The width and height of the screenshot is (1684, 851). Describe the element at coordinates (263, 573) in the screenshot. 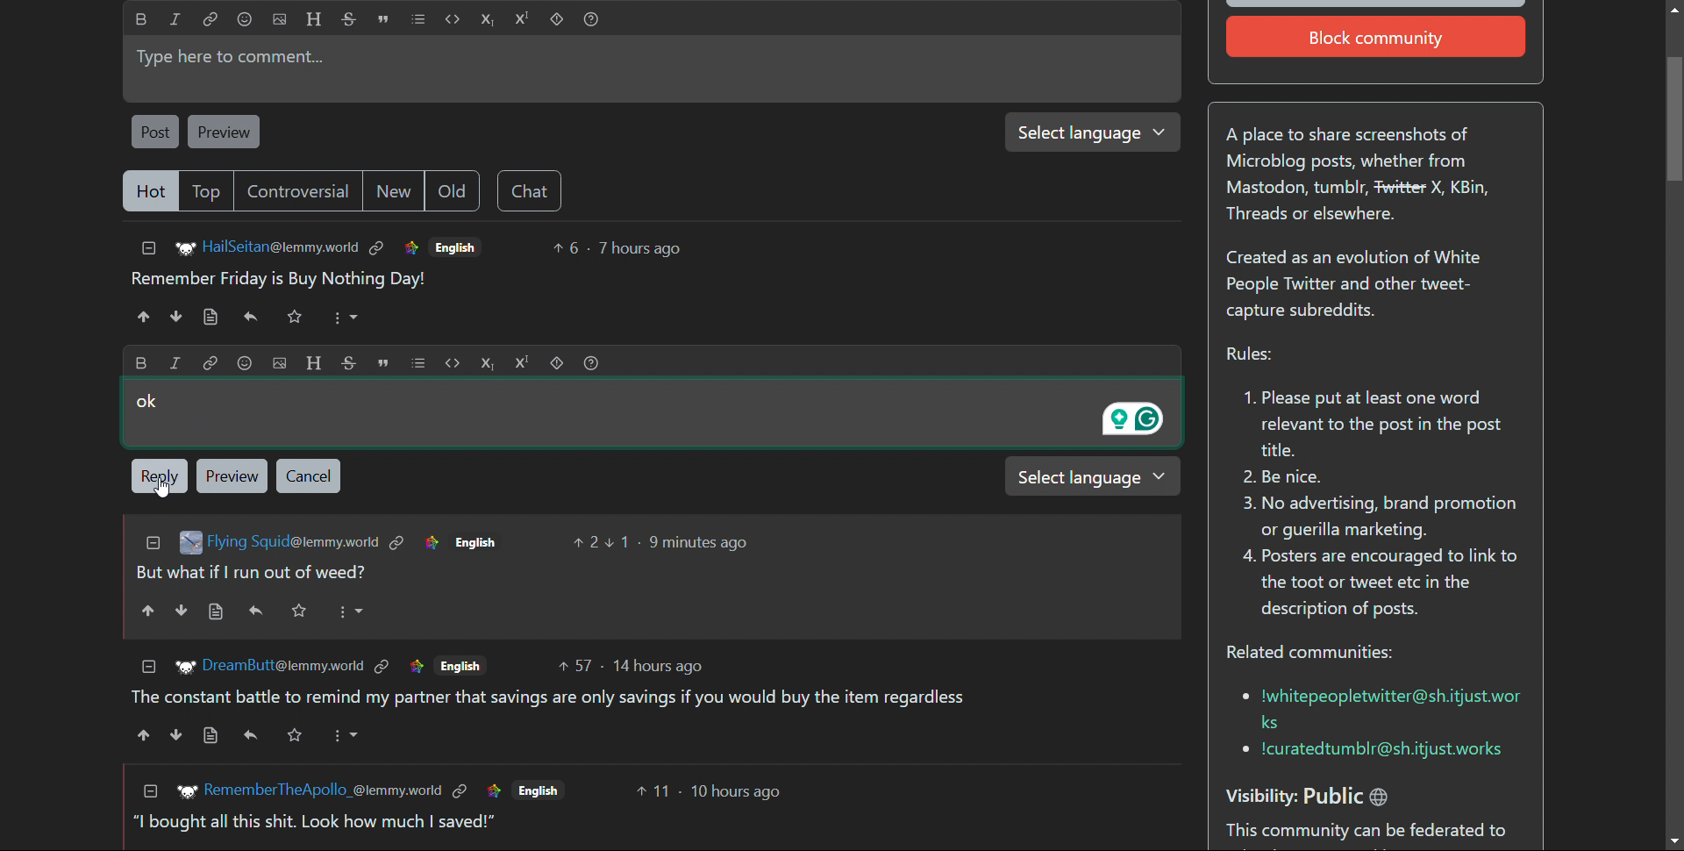

I see `comment` at that location.